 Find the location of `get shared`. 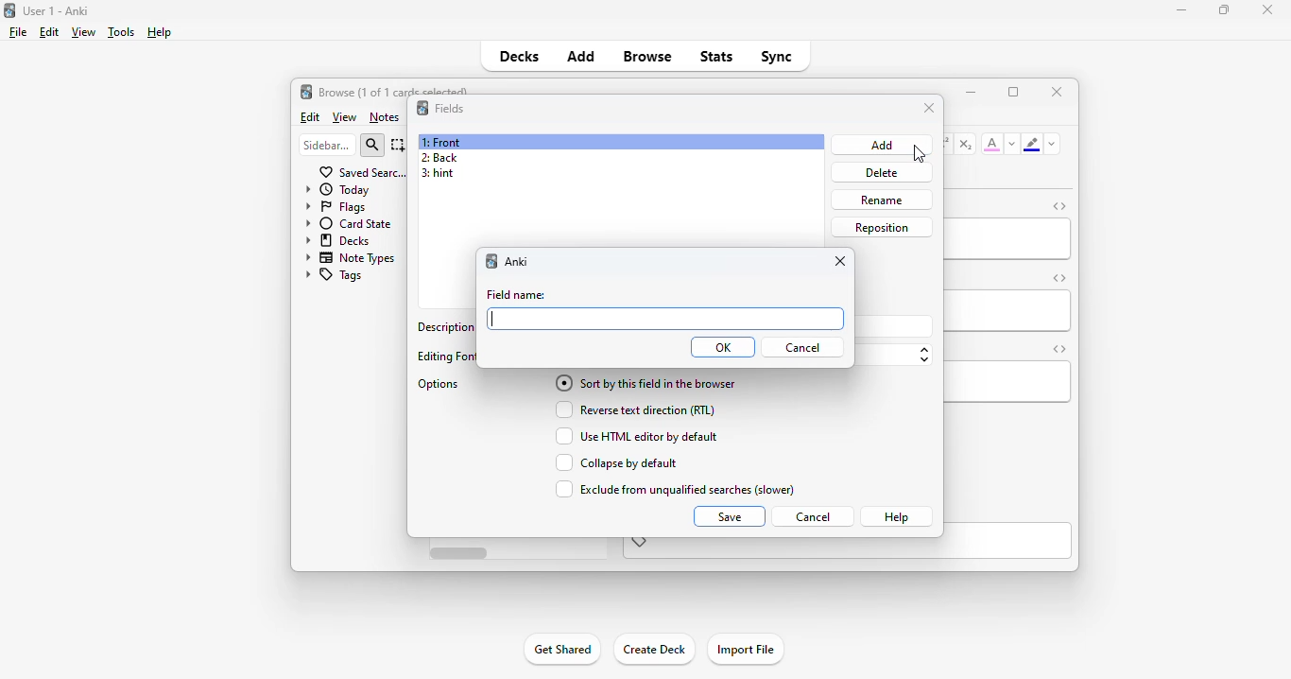

get shared is located at coordinates (561, 649).